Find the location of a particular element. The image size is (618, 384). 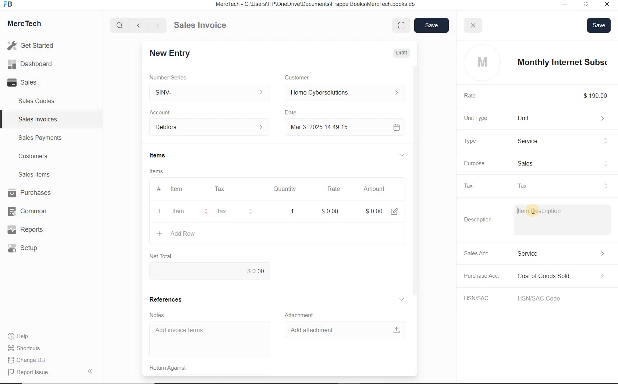

edit is located at coordinates (394, 211).